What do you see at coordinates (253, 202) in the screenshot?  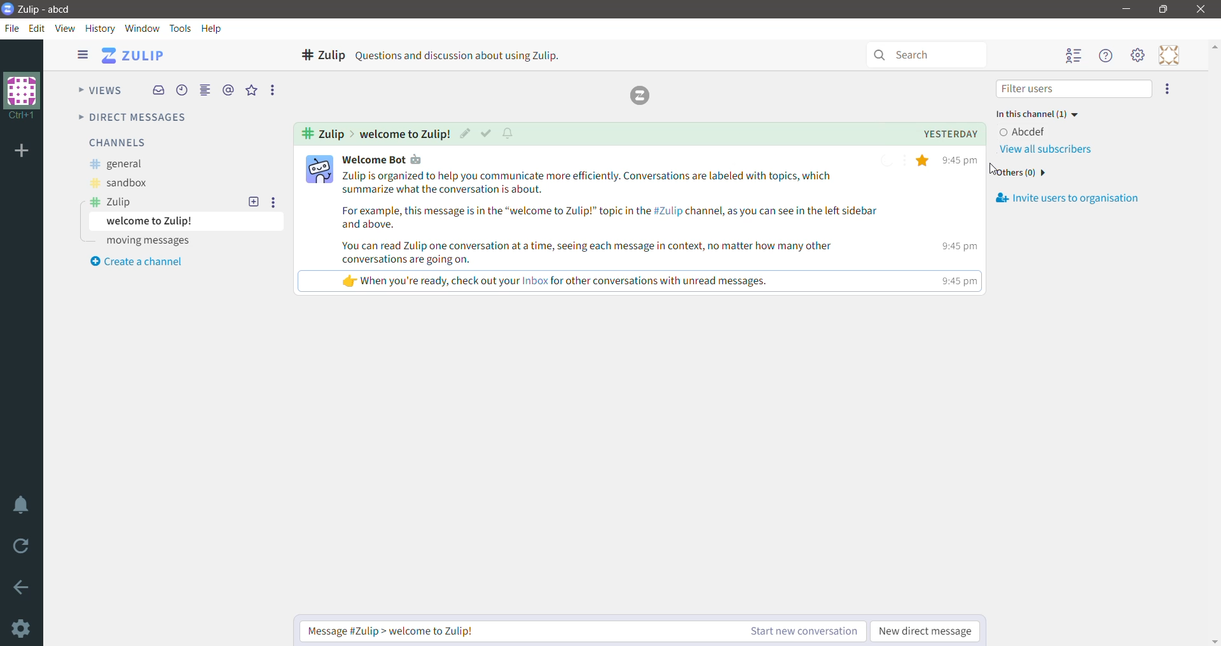 I see `New topic` at bounding box center [253, 202].